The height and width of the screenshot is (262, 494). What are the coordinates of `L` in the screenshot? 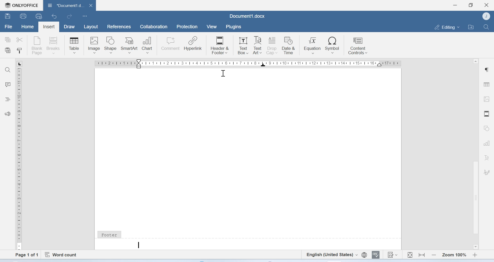 It's located at (19, 64).